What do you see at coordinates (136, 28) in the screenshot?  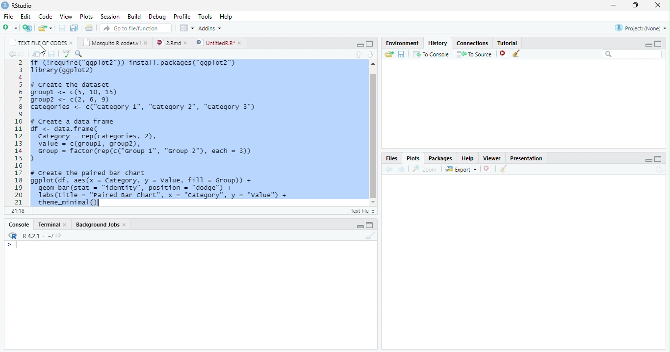 I see `go to file/function` at bounding box center [136, 28].